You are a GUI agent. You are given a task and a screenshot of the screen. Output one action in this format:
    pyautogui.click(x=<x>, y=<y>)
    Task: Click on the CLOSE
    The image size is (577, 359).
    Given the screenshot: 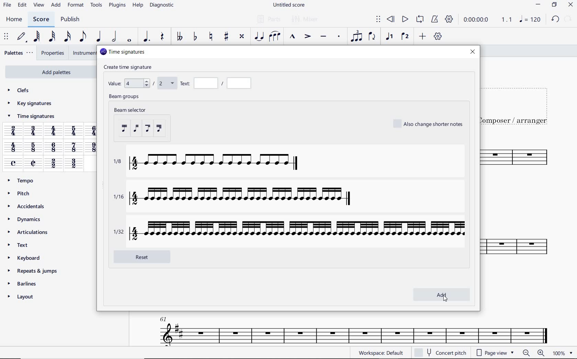 What is the action you would take?
    pyautogui.click(x=570, y=5)
    